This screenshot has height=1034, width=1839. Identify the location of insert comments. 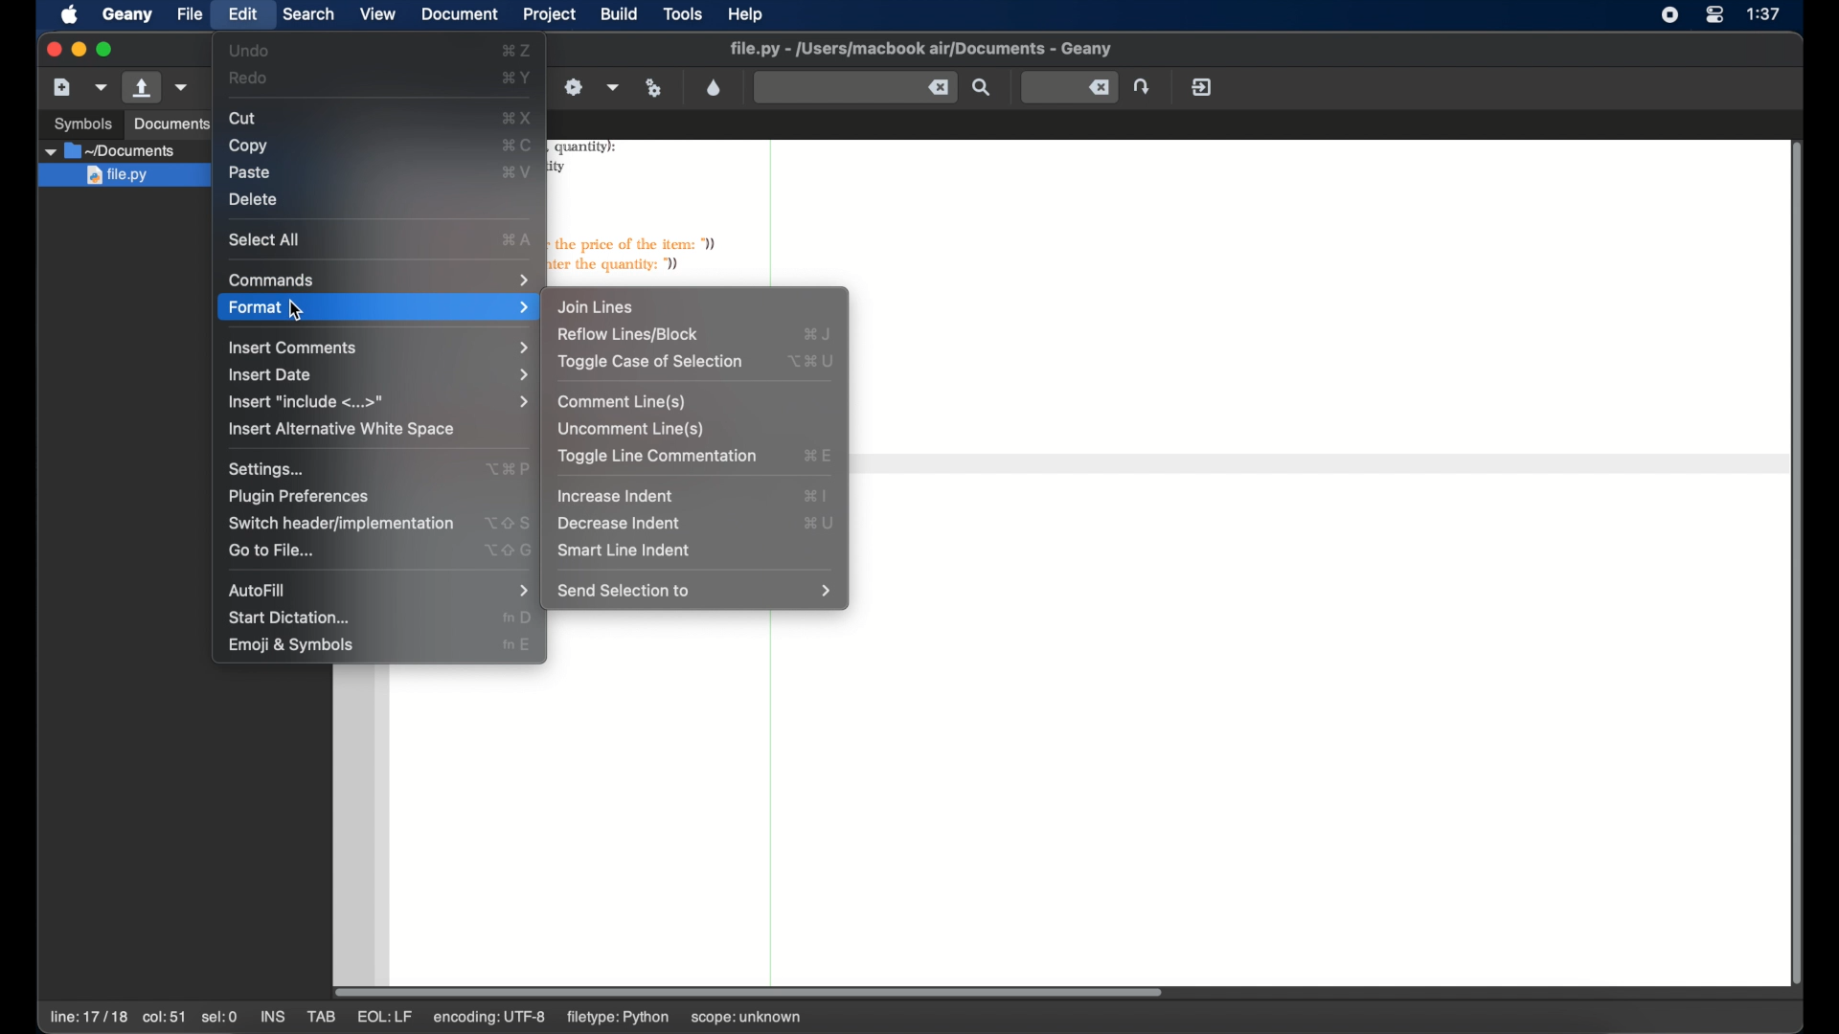
(379, 348).